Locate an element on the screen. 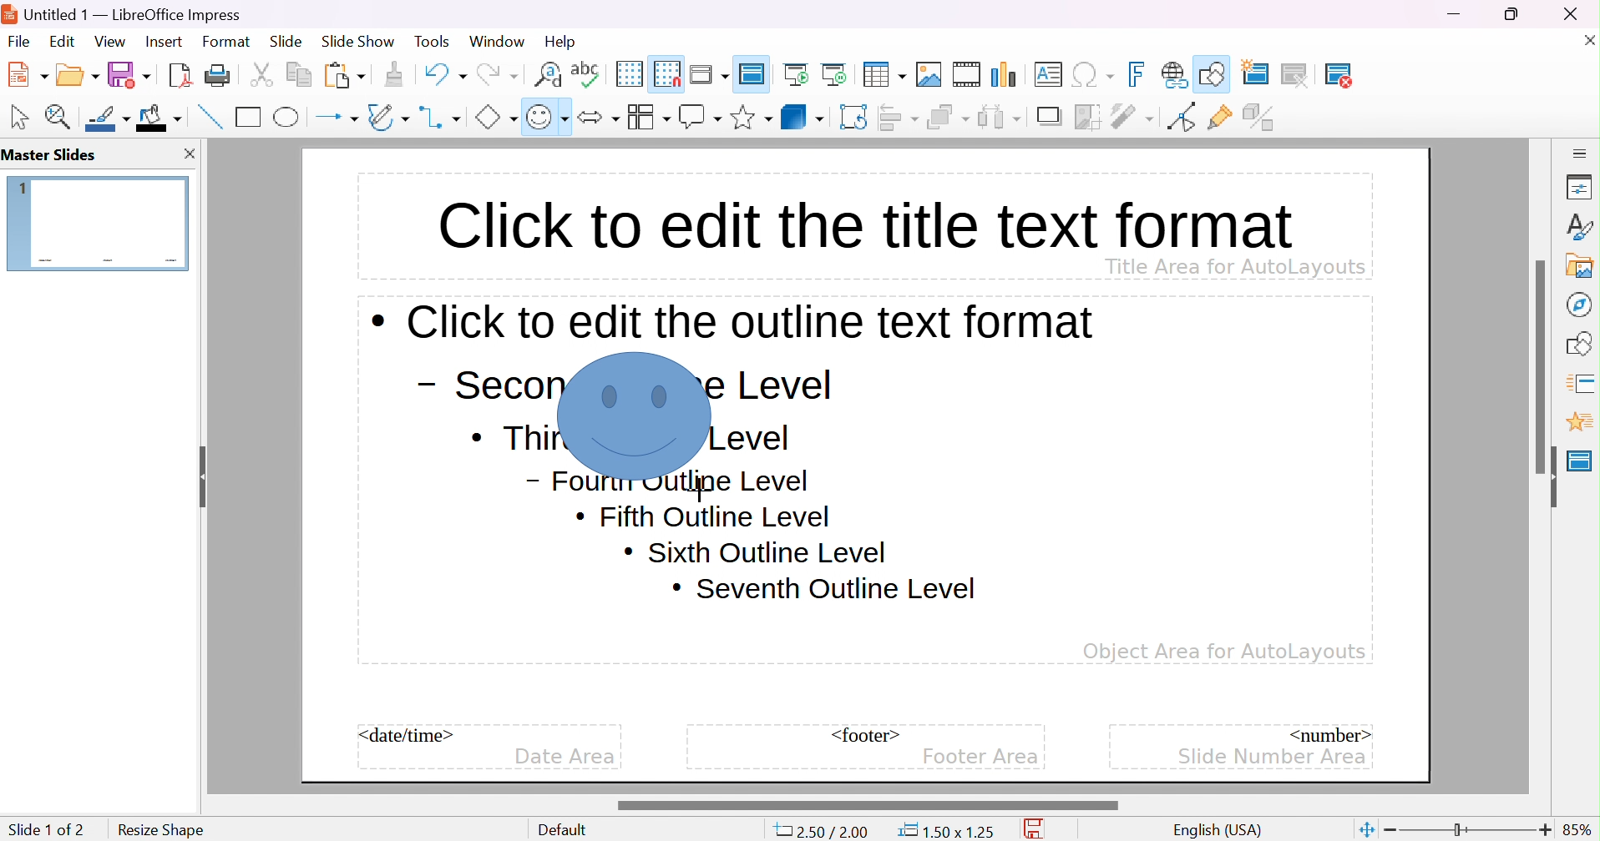 The image size is (1600, 841). save is located at coordinates (1039, 829).